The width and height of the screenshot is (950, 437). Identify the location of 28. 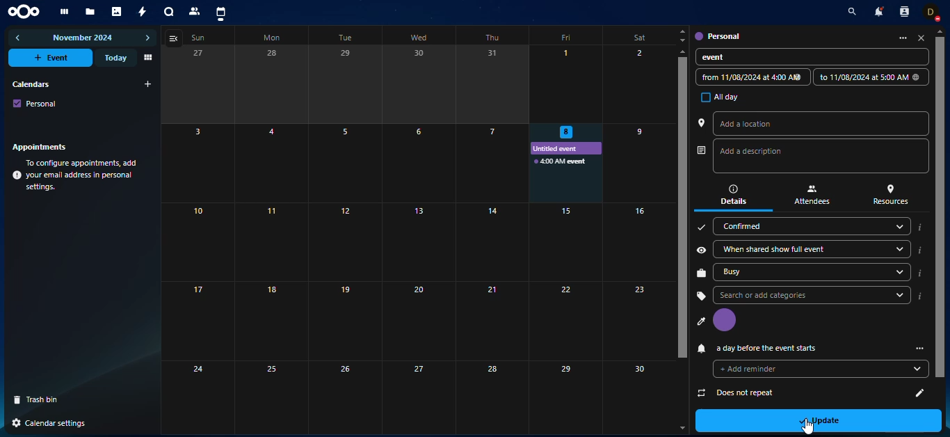
(492, 397).